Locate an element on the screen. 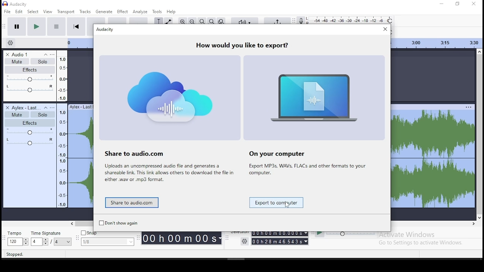  play at speed is located at coordinates (320, 234).